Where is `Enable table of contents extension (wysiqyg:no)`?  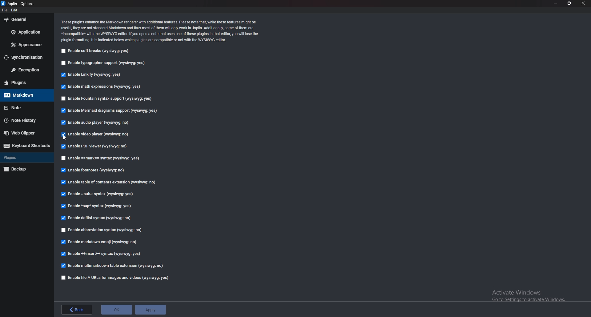
Enable table of contents extension (wysiqyg:no) is located at coordinates (109, 182).